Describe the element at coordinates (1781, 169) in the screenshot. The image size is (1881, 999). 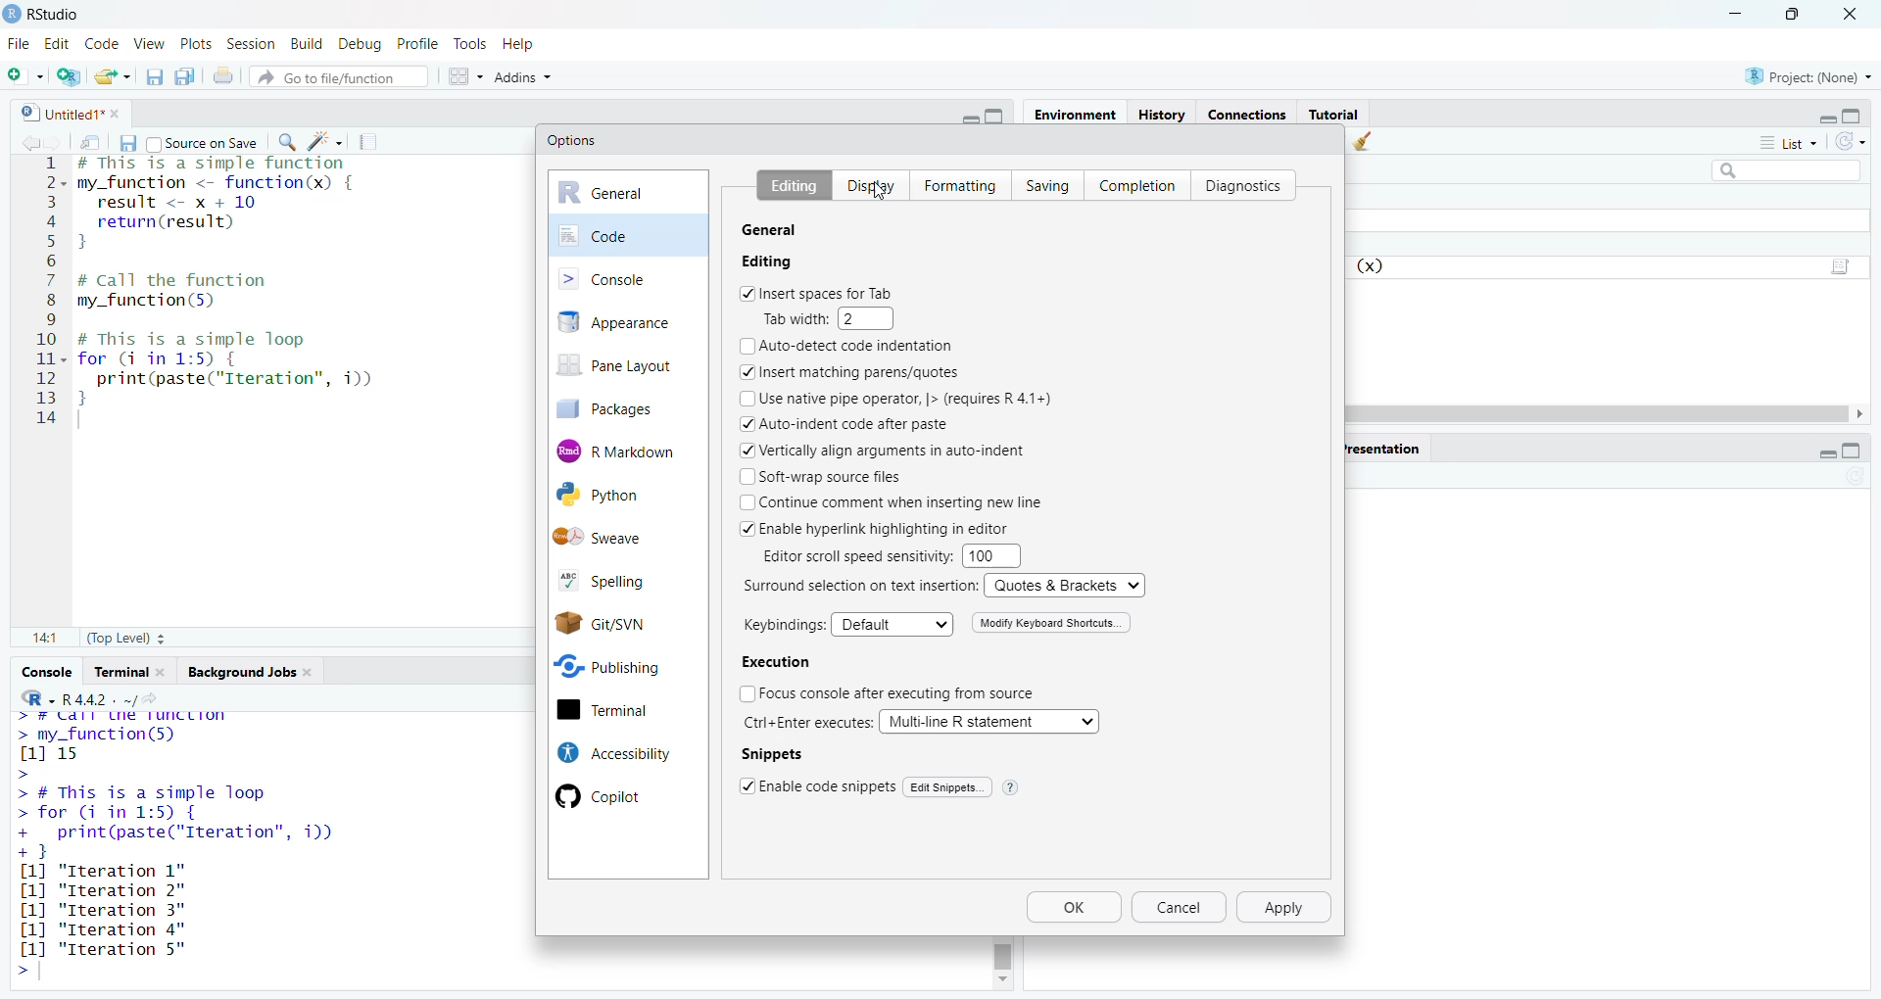
I see `search field` at that location.